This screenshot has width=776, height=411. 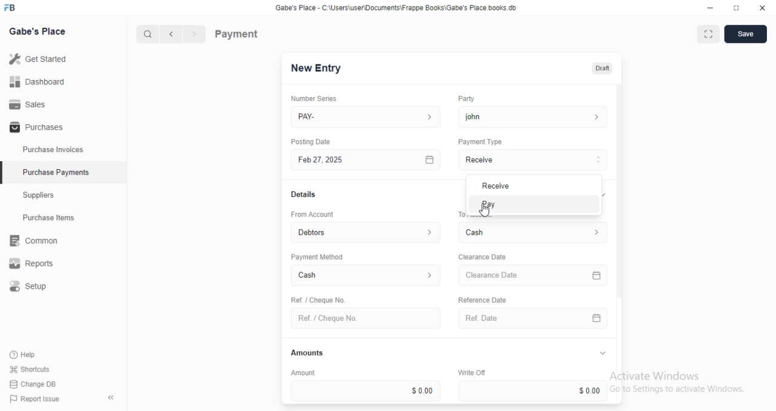 What do you see at coordinates (55, 172) in the screenshot?
I see `Purchase Payments` at bounding box center [55, 172].